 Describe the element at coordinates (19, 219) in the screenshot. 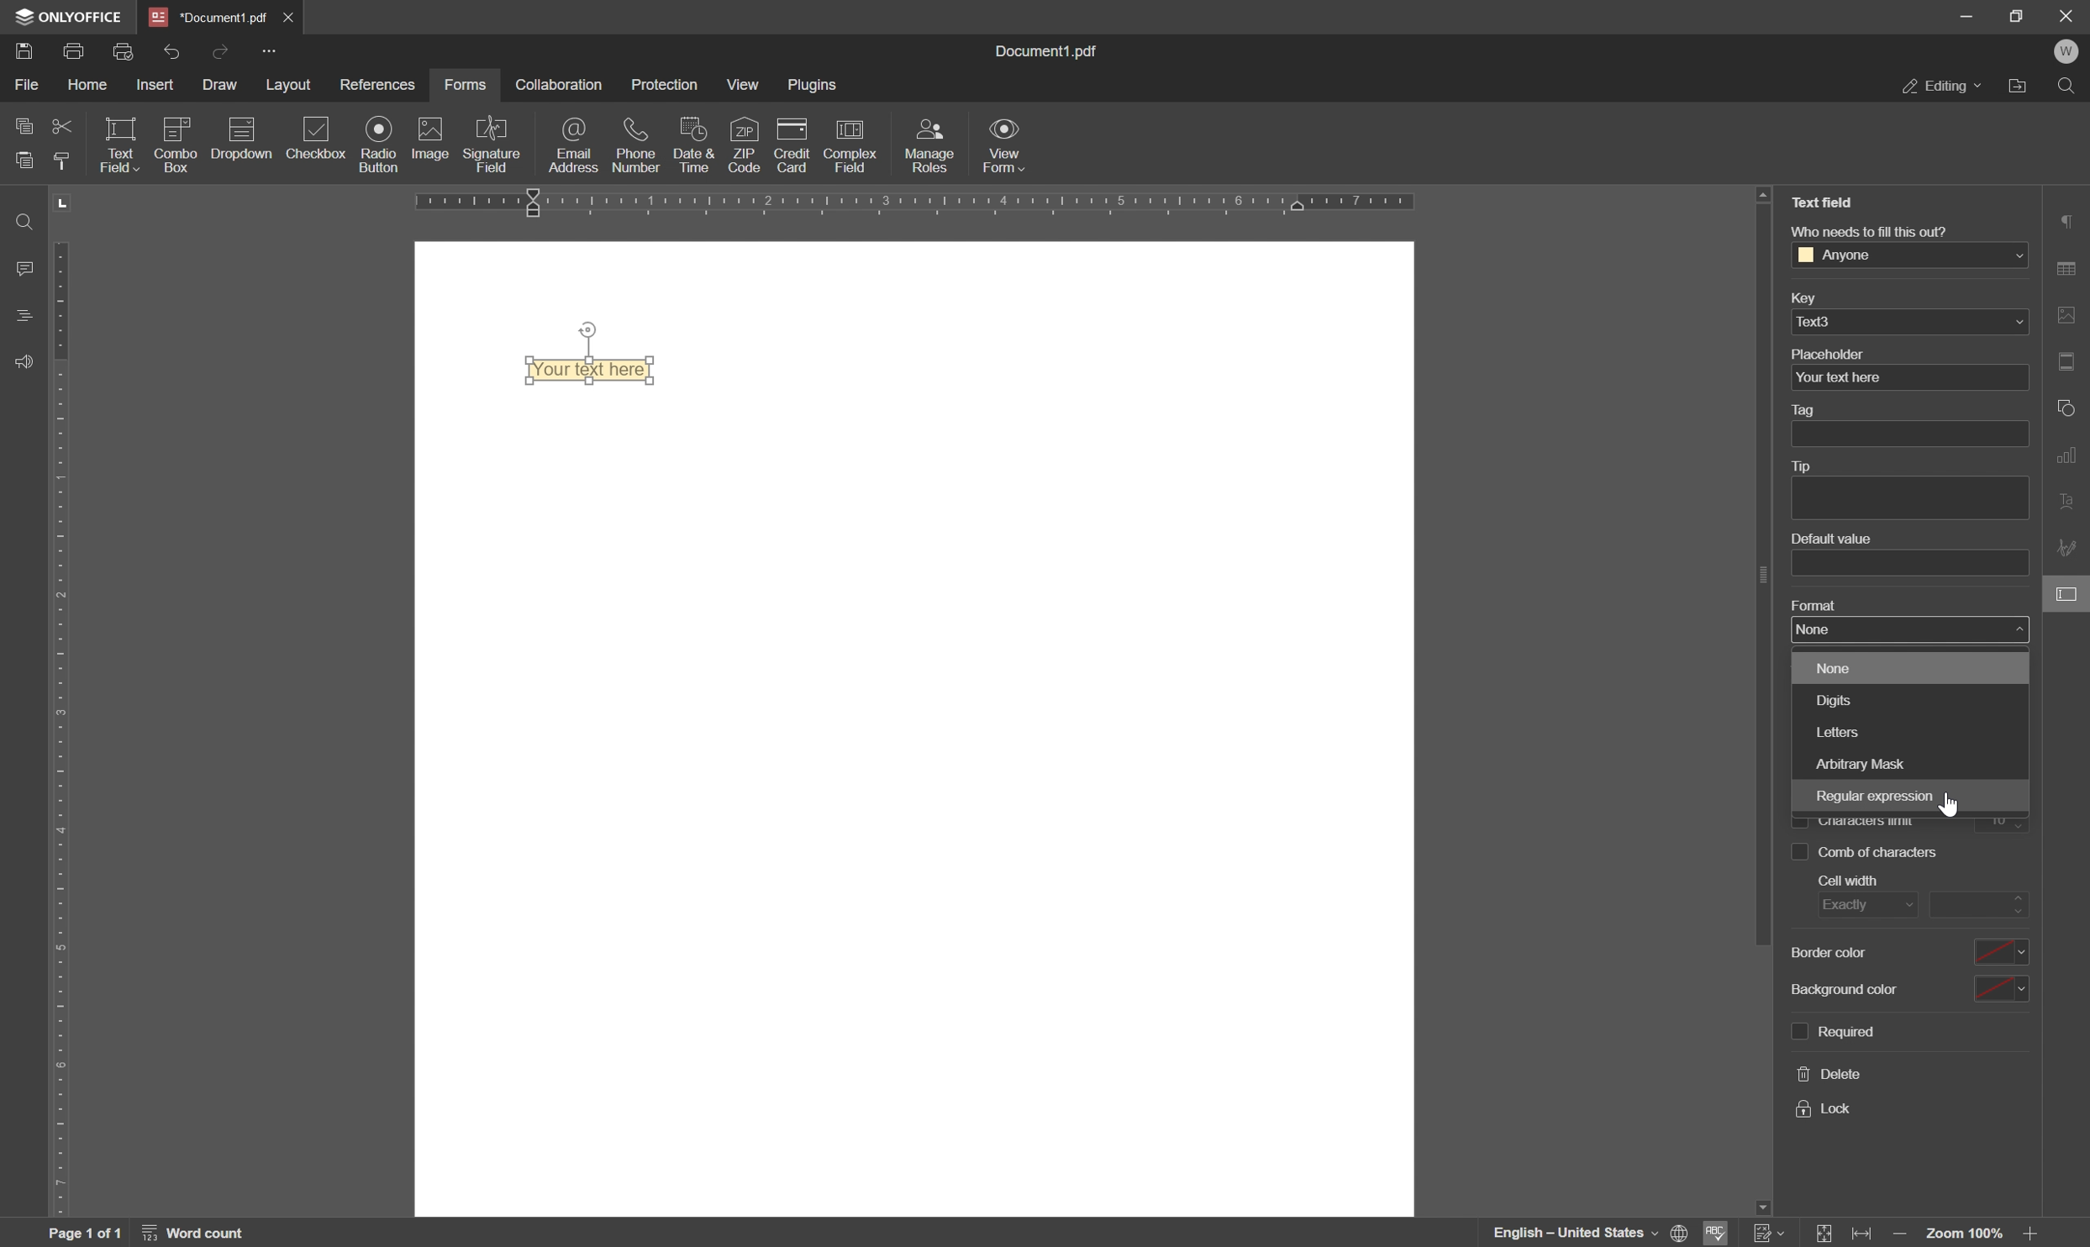

I see `find` at that location.